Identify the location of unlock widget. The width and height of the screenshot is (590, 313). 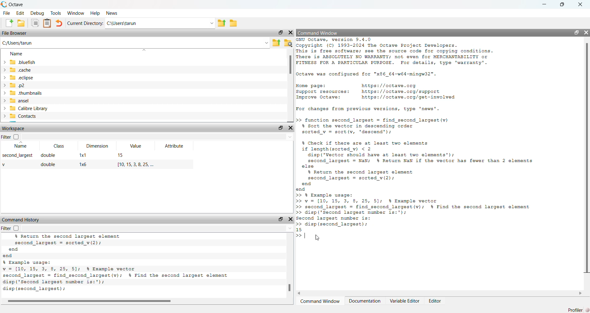
(577, 32).